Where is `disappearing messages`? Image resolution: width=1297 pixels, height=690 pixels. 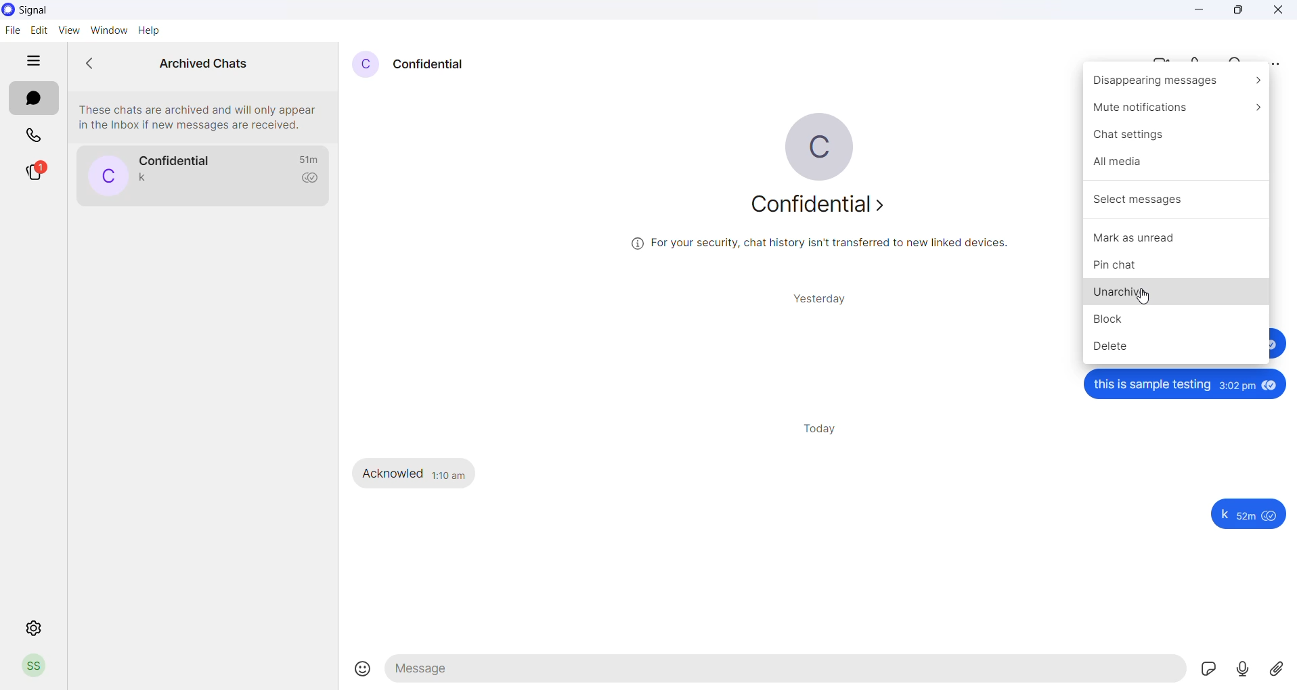
disappearing messages is located at coordinates (1177, 83).